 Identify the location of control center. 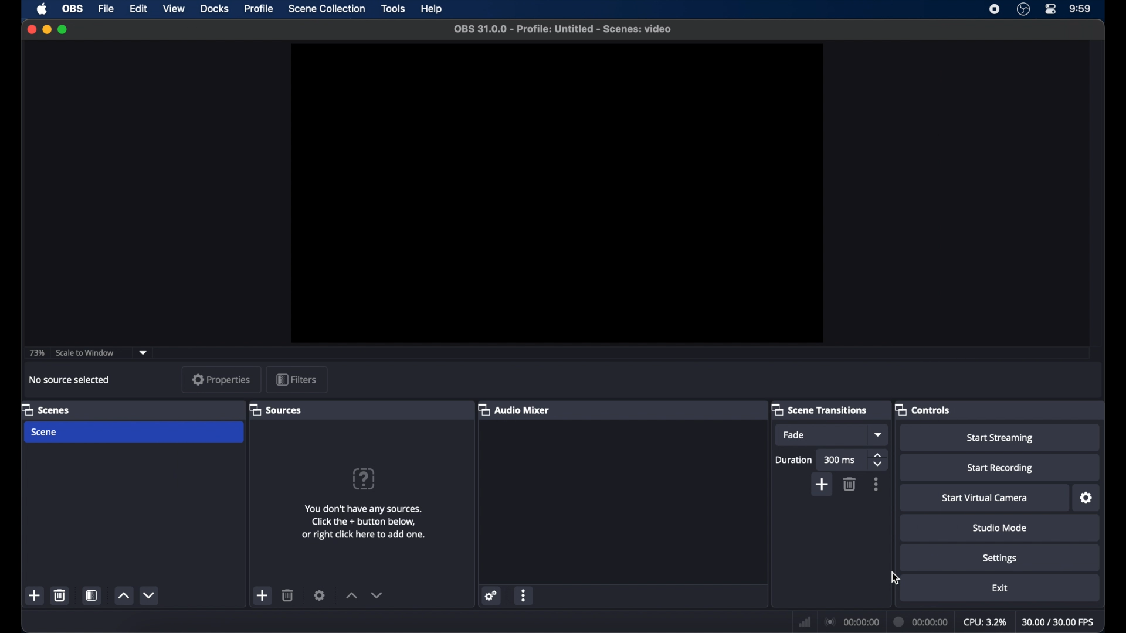
(1051, 9).